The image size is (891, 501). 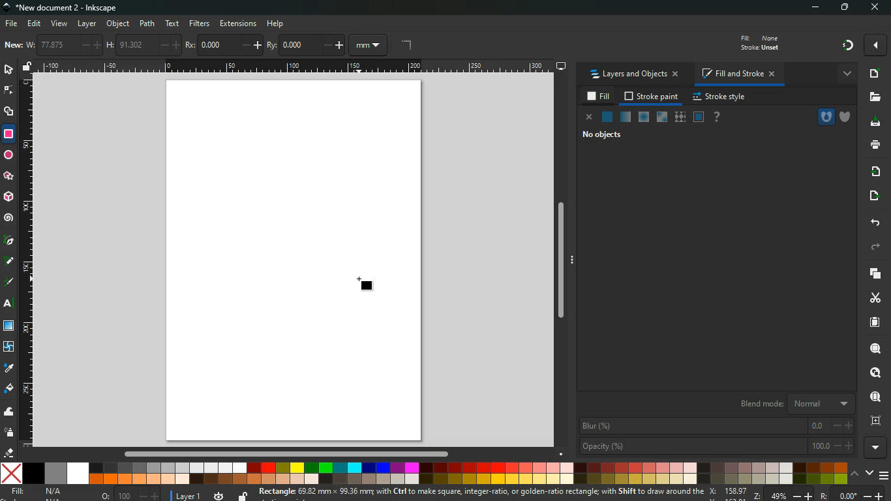 I want to click on inkscape, so click(x=72, y=7).